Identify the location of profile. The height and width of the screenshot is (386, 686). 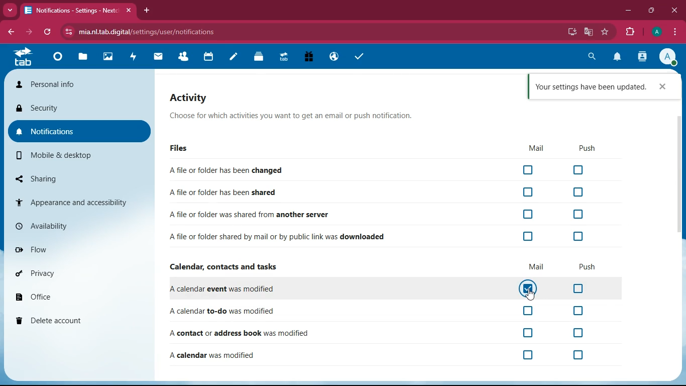
(657, 32).